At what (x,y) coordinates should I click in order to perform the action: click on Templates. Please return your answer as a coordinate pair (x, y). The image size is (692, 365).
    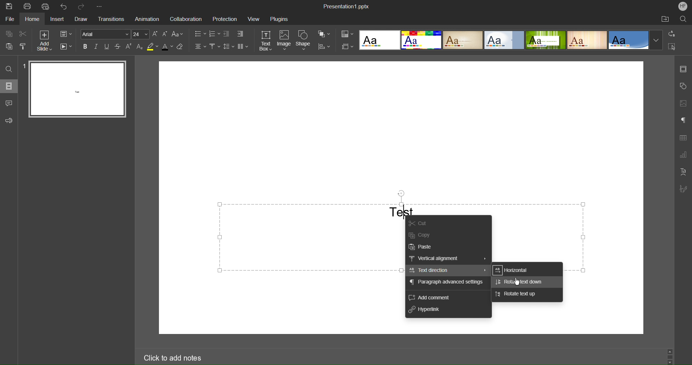
    Looking at the image, I should click on (510, 40).